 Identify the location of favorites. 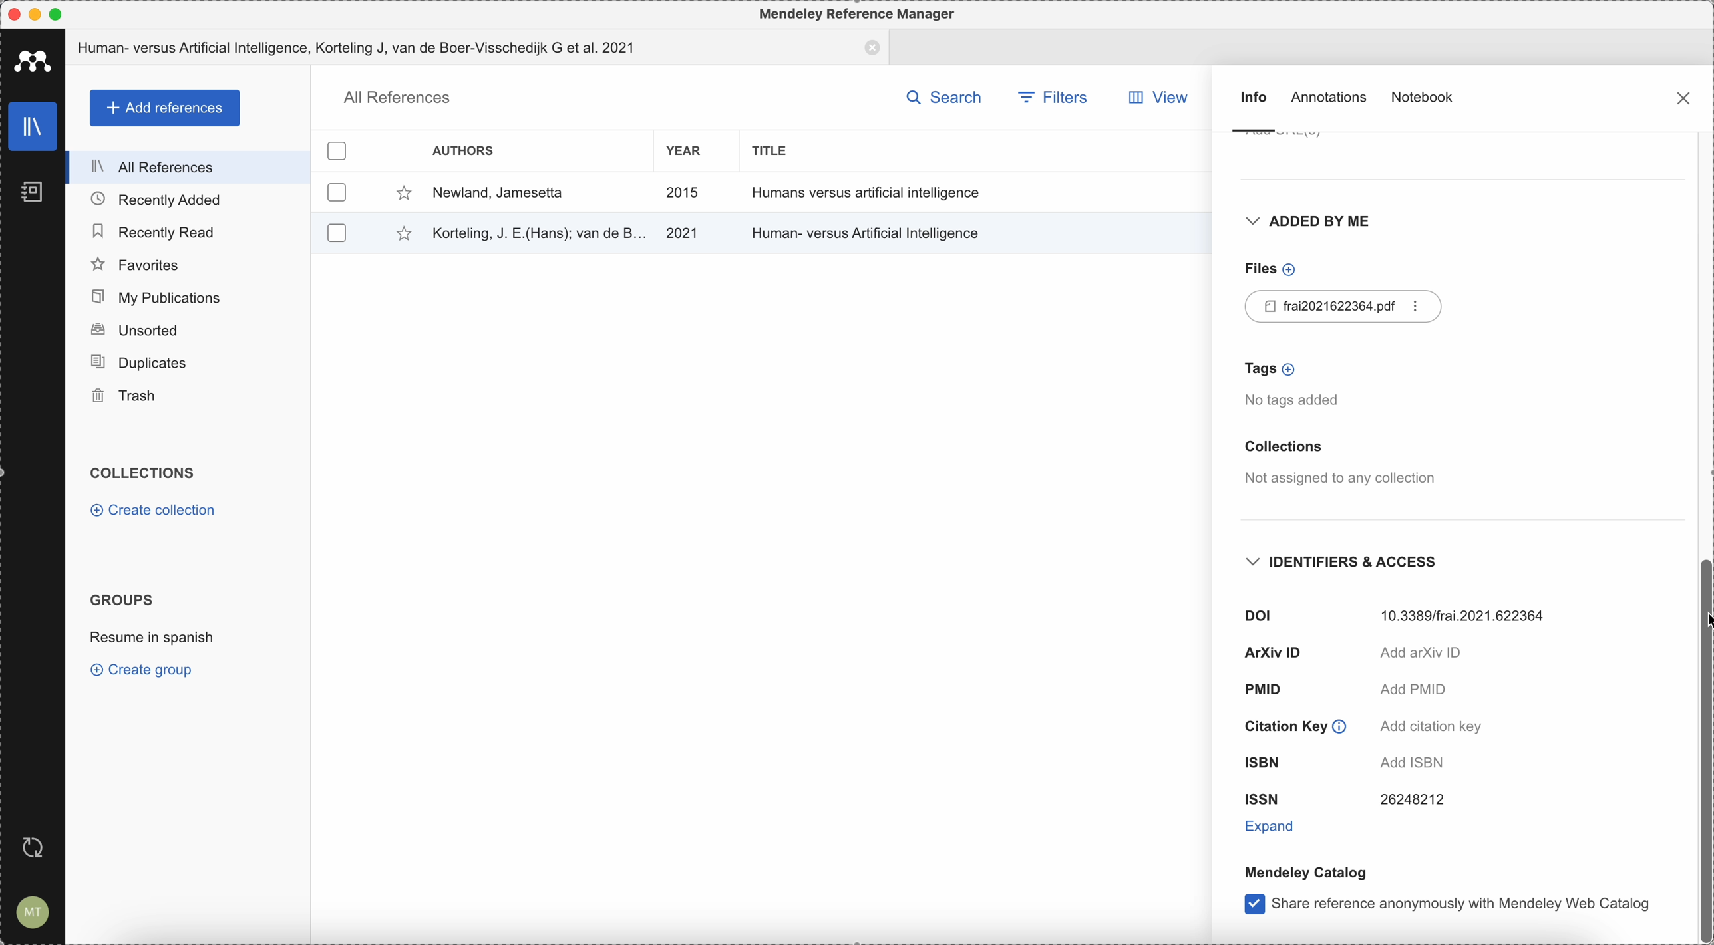
(189, 263).